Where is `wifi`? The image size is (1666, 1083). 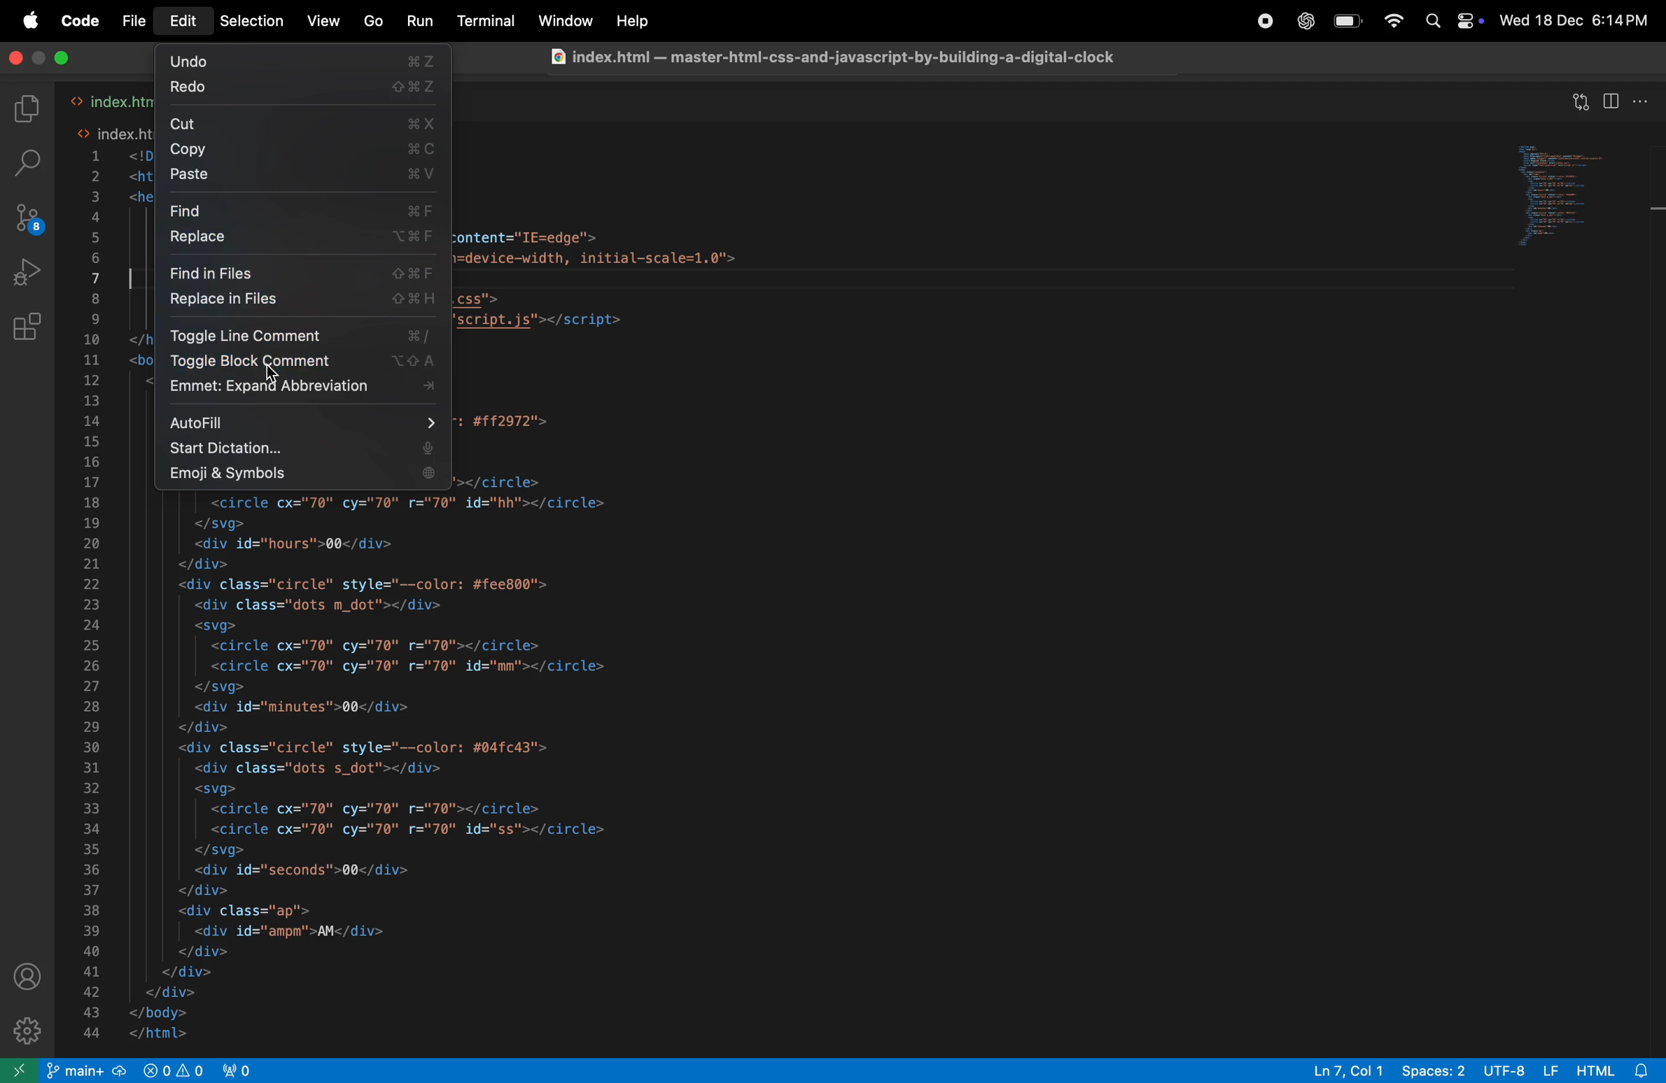
wifi is located at coordinates (1390, 21).